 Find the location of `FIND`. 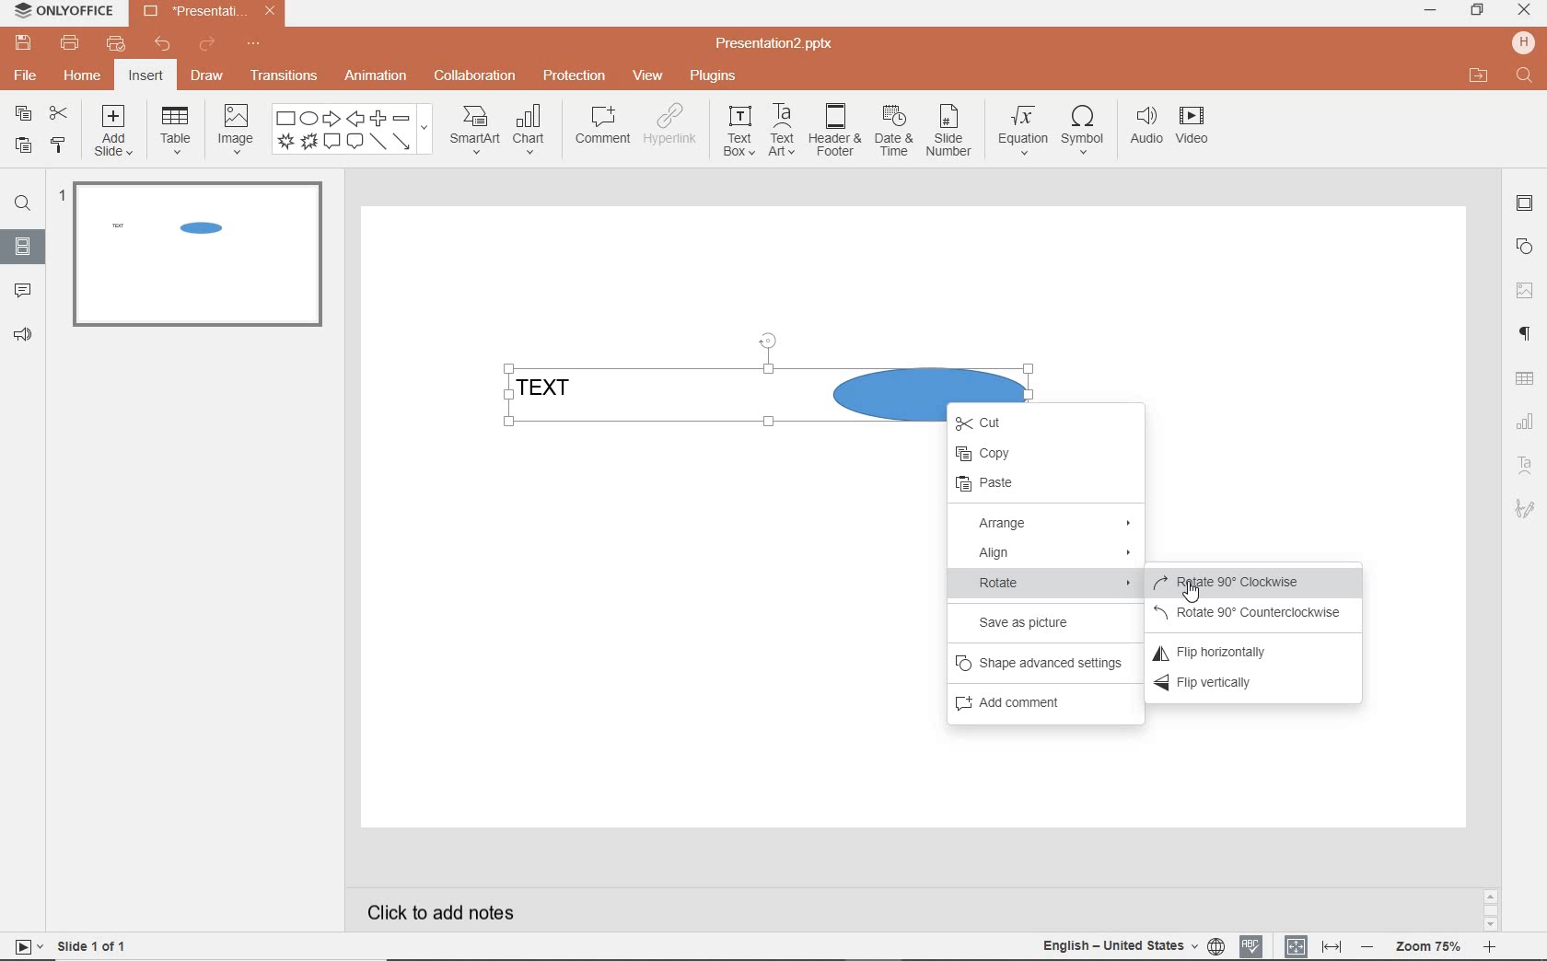

FIND is located at coordinates (20, 206).